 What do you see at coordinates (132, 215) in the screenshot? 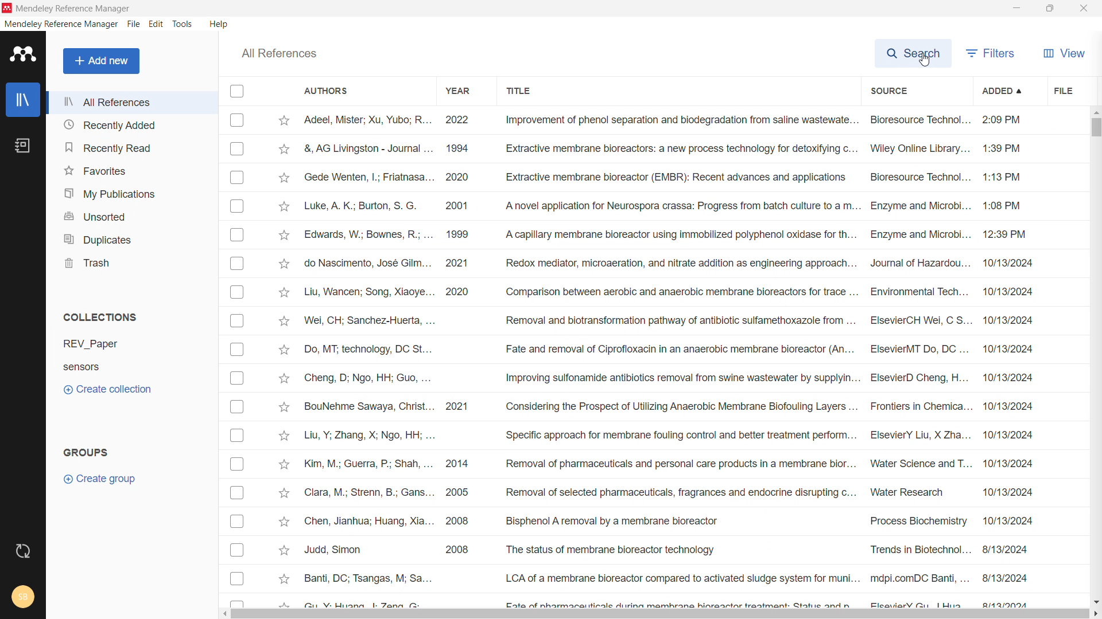
I see `unsorted` at bounding box center [132, 215].